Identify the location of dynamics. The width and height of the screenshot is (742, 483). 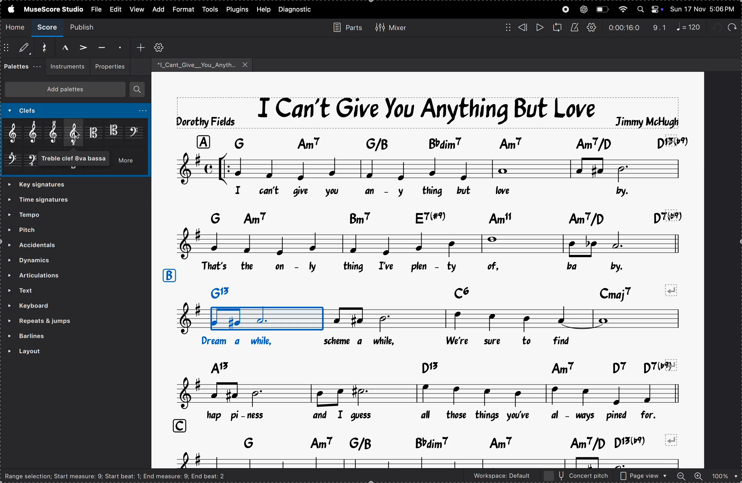
(51, 259).